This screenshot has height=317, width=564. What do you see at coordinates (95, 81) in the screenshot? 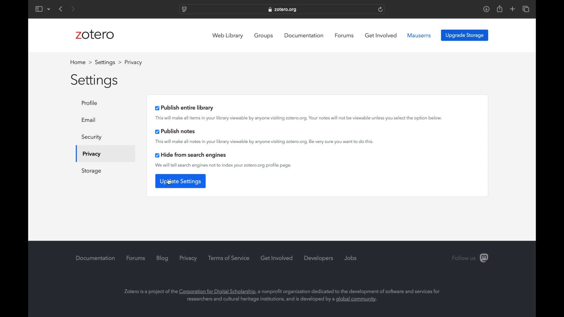
I see `settings` at bounding box center [95, 81].